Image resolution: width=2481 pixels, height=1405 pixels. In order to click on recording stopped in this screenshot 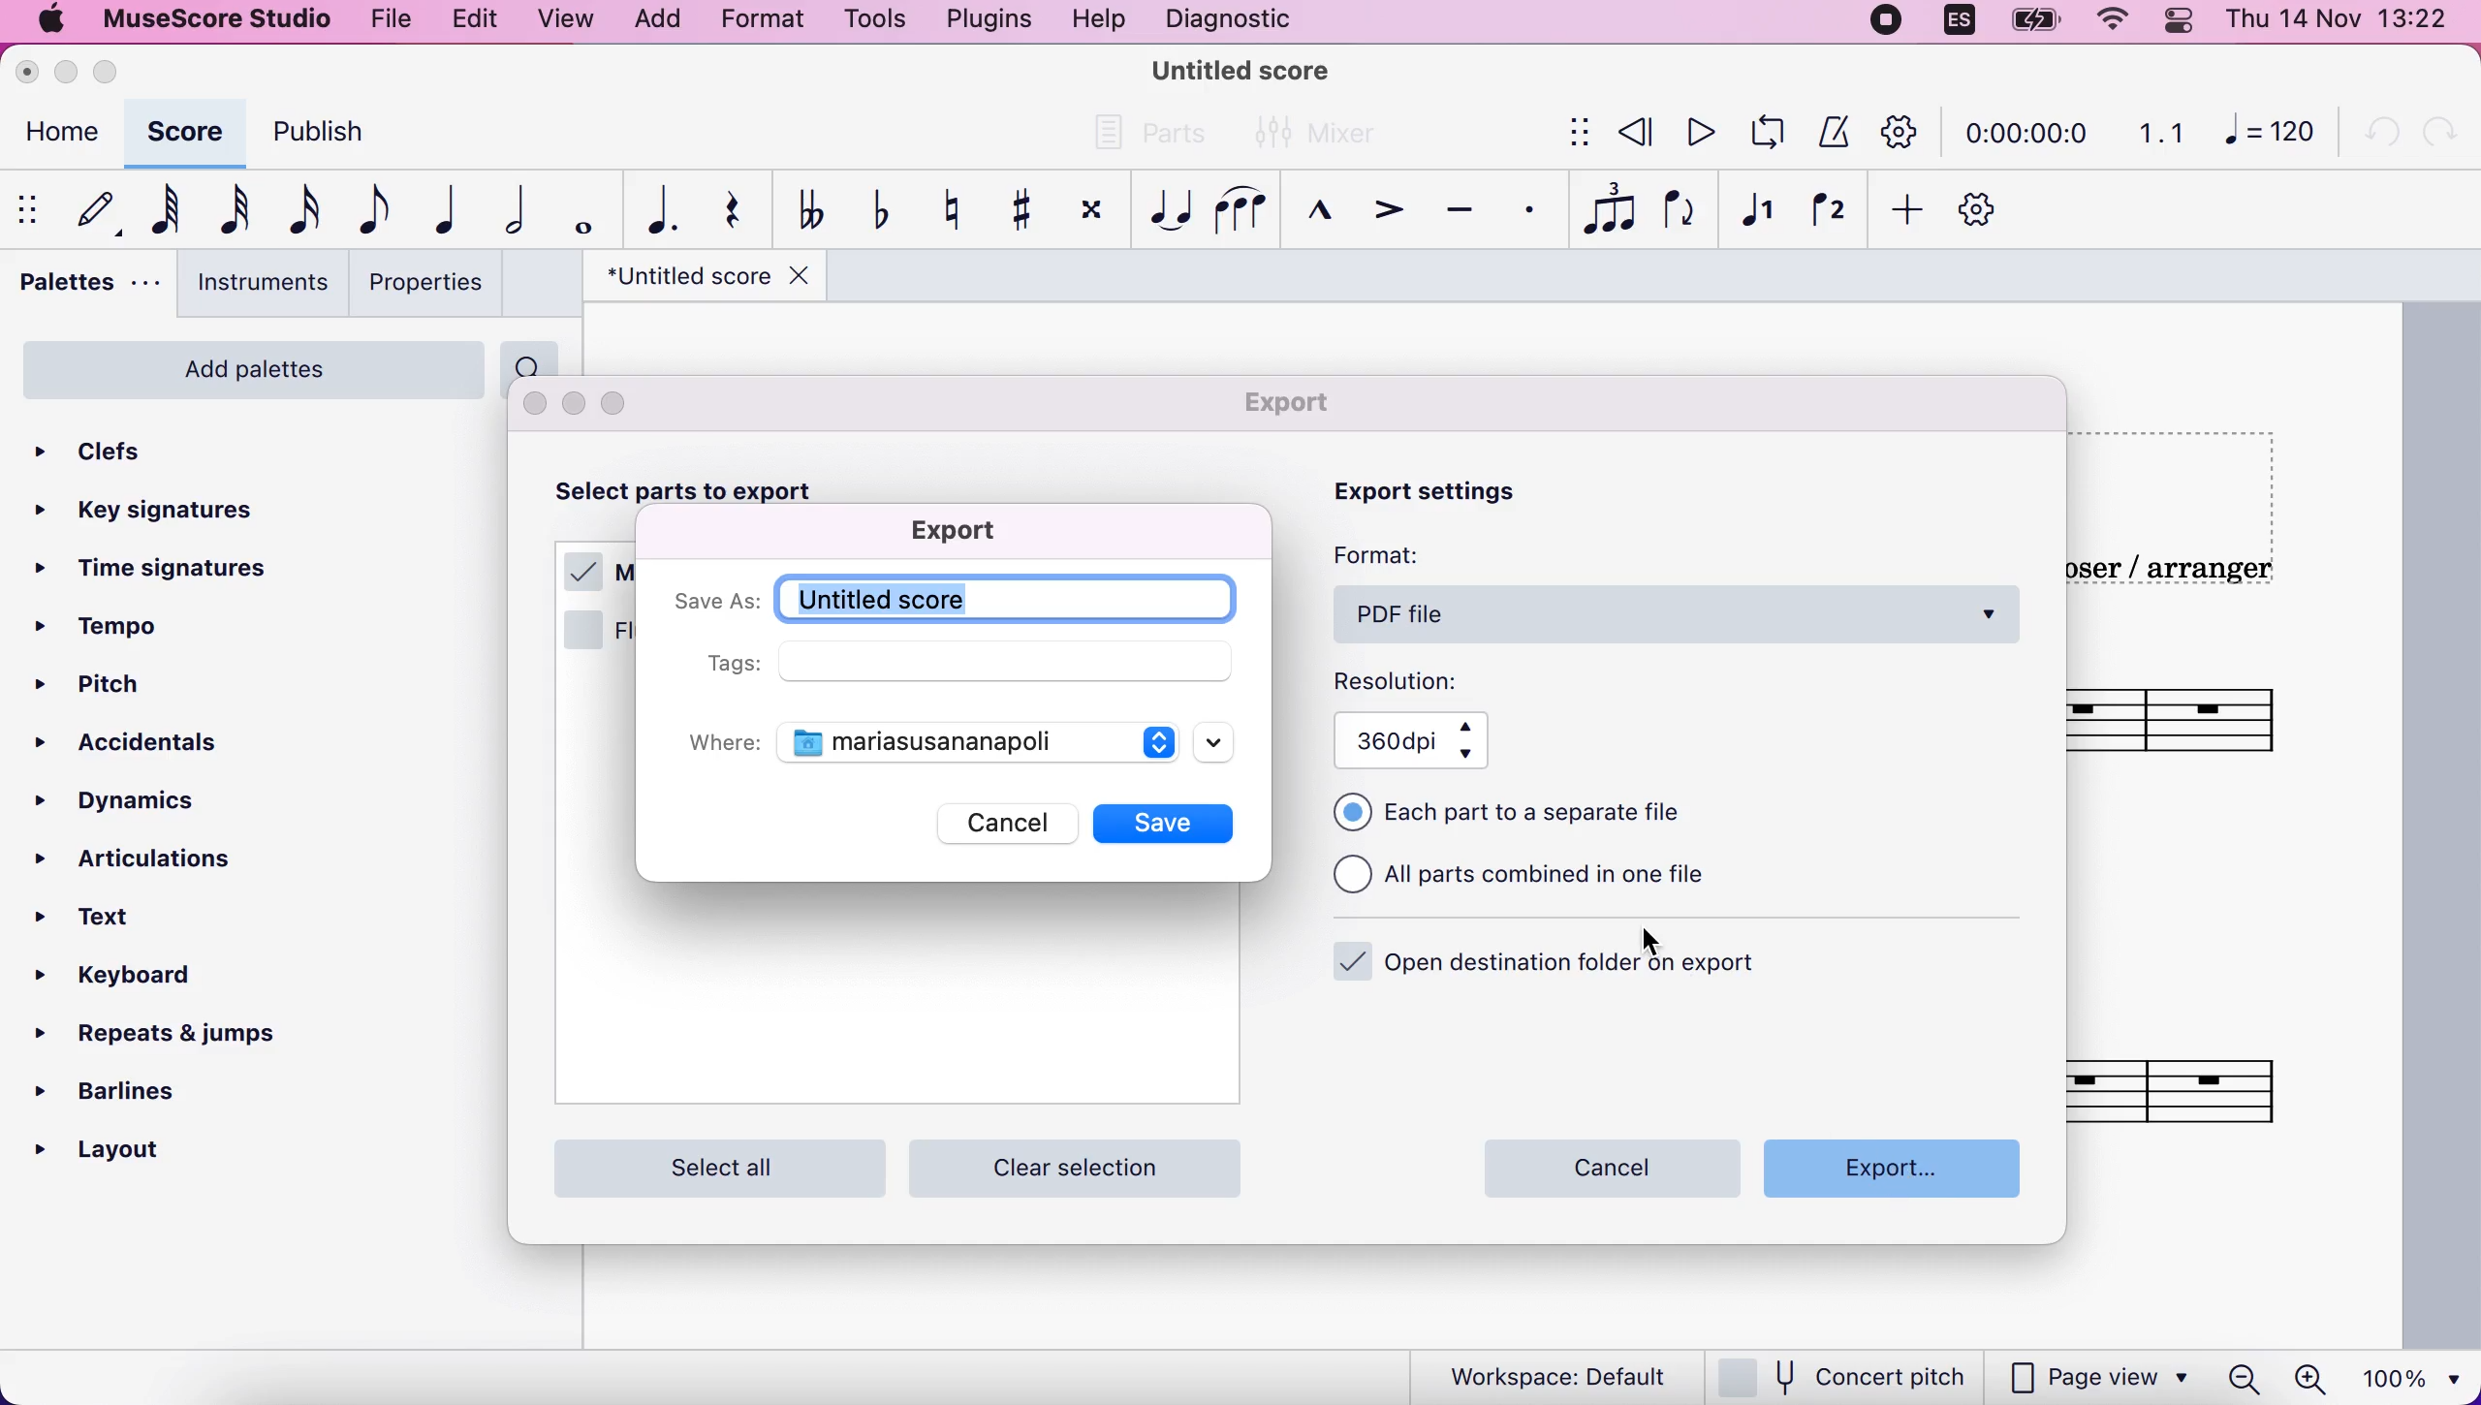, I will do `click(1879, 23)`.